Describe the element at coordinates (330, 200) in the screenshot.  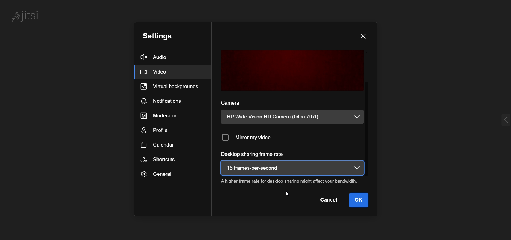
I see `cancel` at that location.